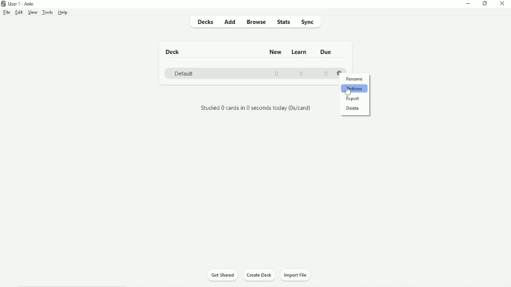  I want to click on Due, so click(326, 51).